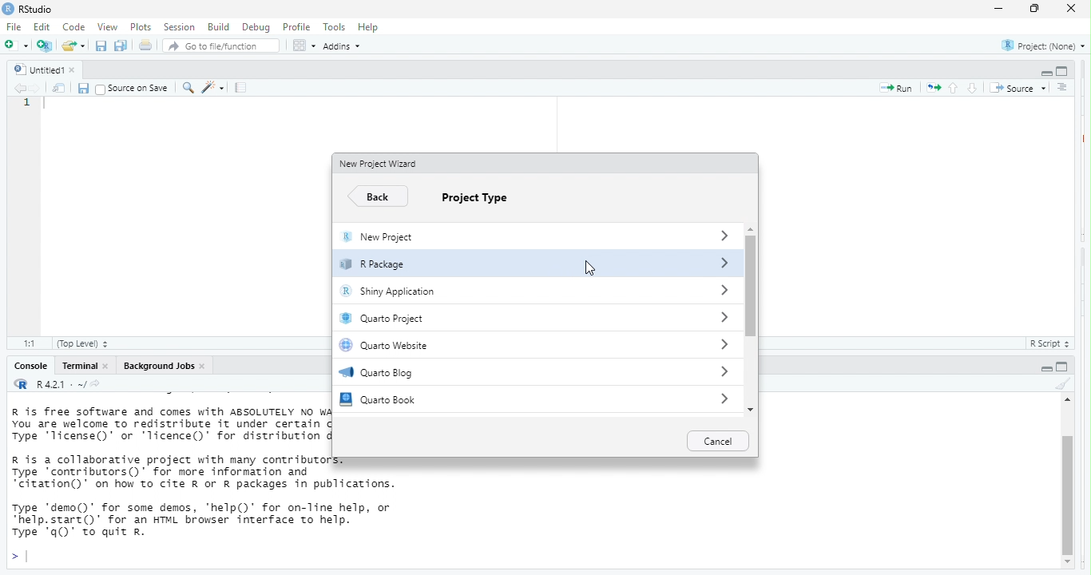 The width and height of the screenshot is (1091, 575). I want to click on Console, so click(28, 367).